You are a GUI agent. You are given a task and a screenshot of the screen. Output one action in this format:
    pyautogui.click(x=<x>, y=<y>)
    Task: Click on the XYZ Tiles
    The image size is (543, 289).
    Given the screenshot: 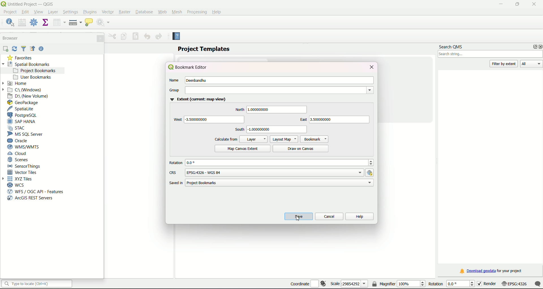 What is the action you would take?
    pyautogui.click(x=20, y=179)
    